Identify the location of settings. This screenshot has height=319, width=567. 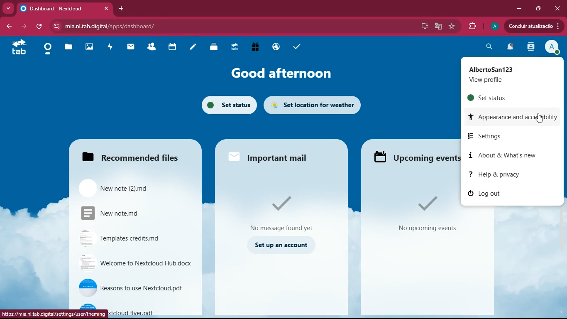
(503, 134).